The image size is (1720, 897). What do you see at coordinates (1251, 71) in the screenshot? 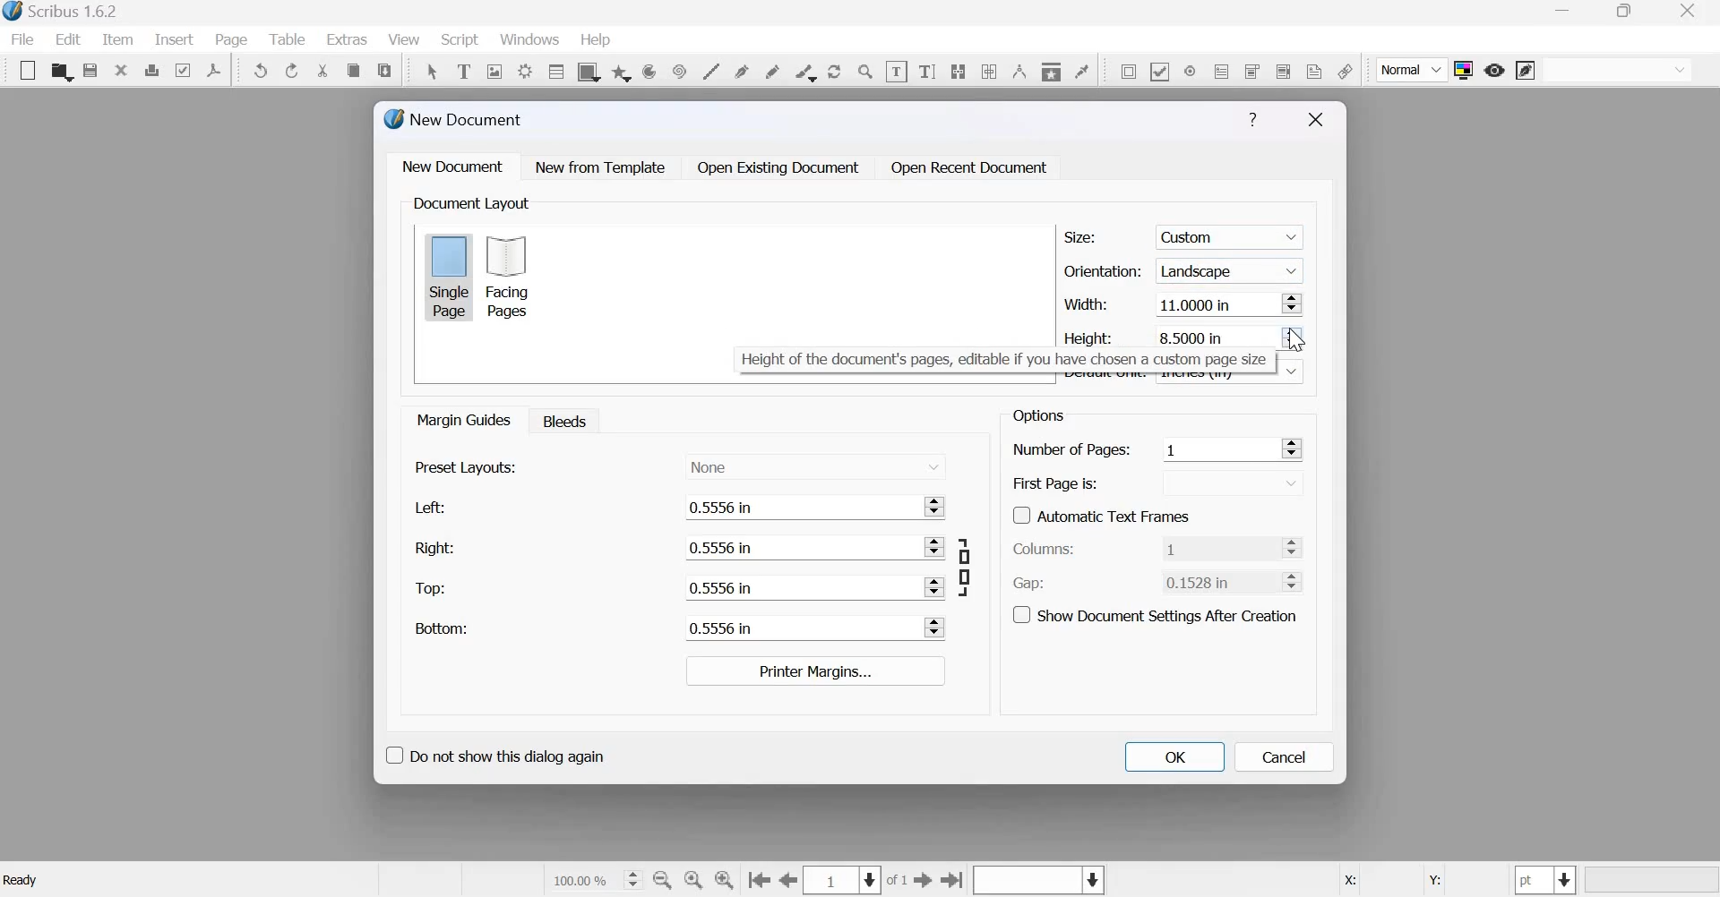
I see `PDF combo box` at bounding box center [1251, 71].